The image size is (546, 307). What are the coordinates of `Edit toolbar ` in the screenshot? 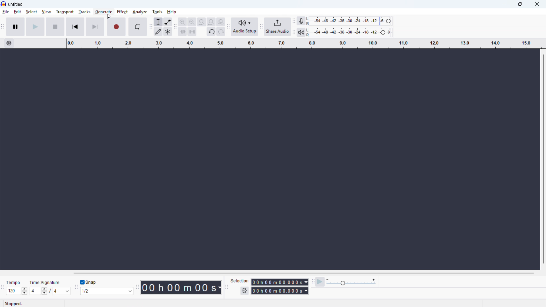 It's located at (175, 27).